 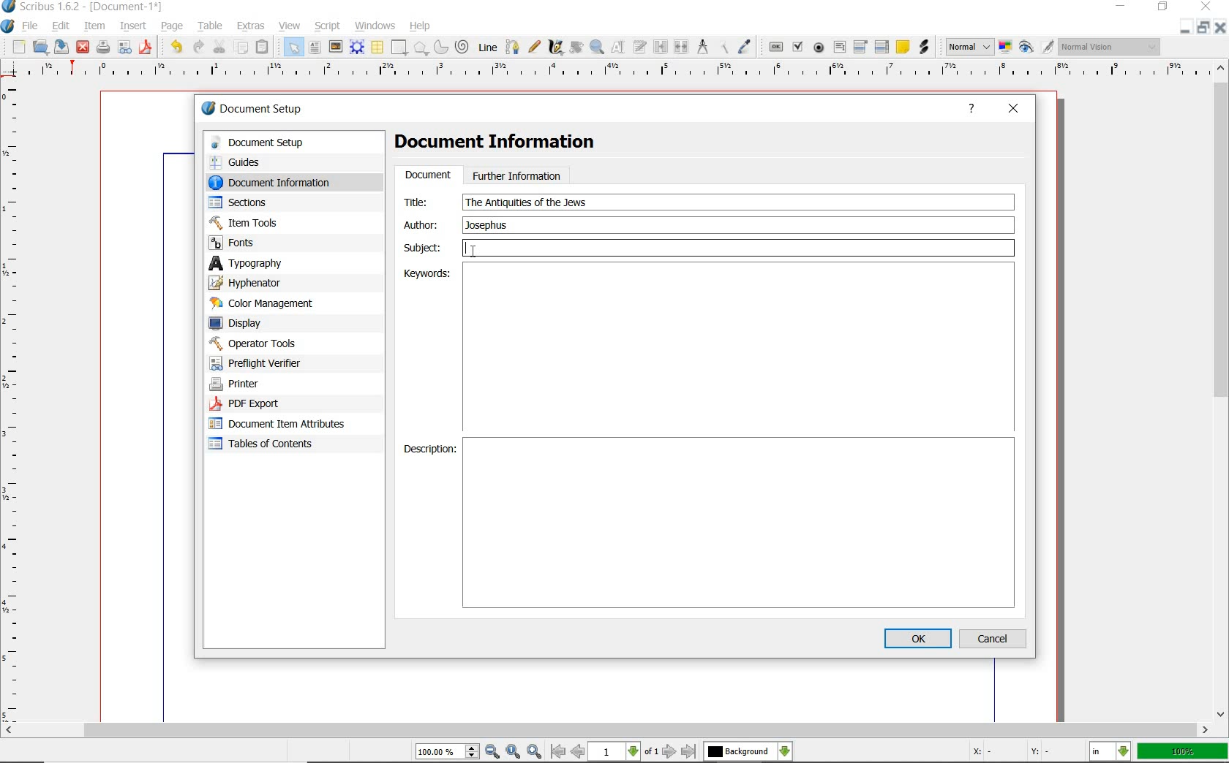 What do you see at coordinates (1222, 27) in the screenshot?
I see `close` at bounding box center [1222, 27].